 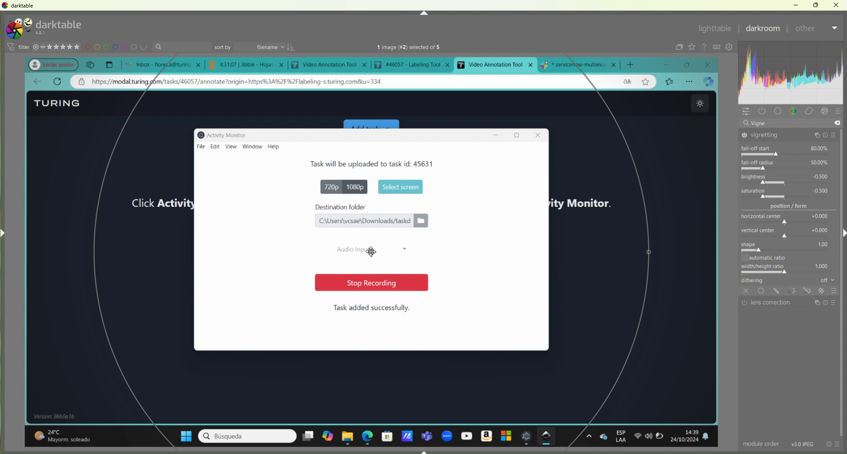 I want to click on file location, so click(x=371, y=221).